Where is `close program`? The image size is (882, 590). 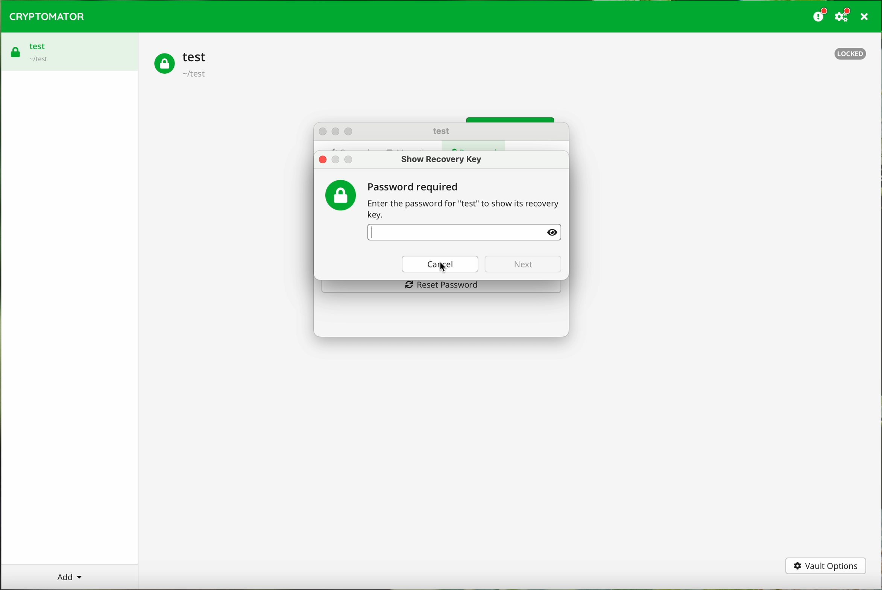
close program is located at coordinates (867, 17).